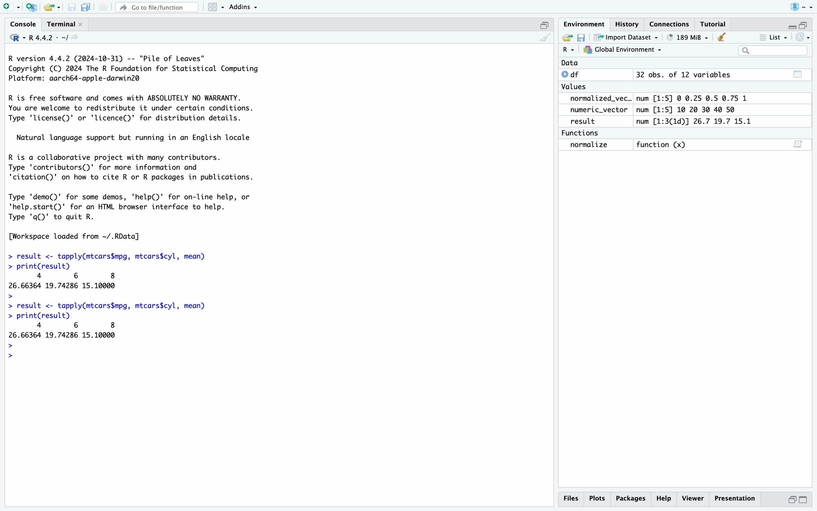 Image resolution: width=817 pixels, height=511 pixels. Describe the element at coordinates (280, 276) in the screenshot. I see `R version 4.4.2 (2024-10-31) -- "Pile of Leaves"
Copyright (C) 2024 The R Foundation for Statistical Computing
Platform: aarch64-apple-darwin2@
R is free software and comes with ABSOLUTELY NO WARRANTY.
You are welcome to redistribute it under certain conditions.
Type 'license()' or 'licence()' for distribution details.

Natural language support but running in an English locale
R is a collaborative project with many contributors.
Type 'contributors()' for more information and
'citation()' on how to cite R or R packages in publications.
Type 'demo()' for some demos, 'help(D' for on-line help, or
'help.start()' for an HTML browser interface to help.
Type 'q()' to quit R.
[Workspace loaded from ~/.RData]
> result <- tapply(mtcars$mpg, mtcars$cyl, mean)
> print(result)

4 6 8

26.66364 19.74286 15.10000
>
> | rx` at that location.